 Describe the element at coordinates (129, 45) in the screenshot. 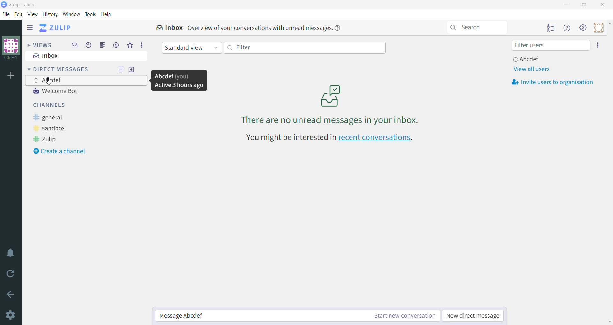

I see `Starred Messages` at that location.